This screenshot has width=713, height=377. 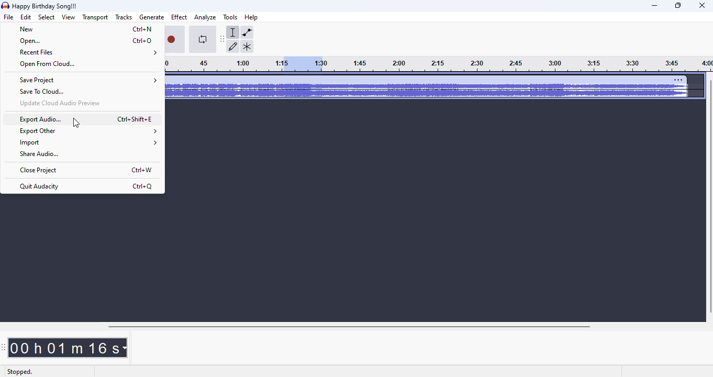 What do you see at coordinates (42, 91) in the screenshot?
I see `save to cloud` at bounding box center [42, 91].